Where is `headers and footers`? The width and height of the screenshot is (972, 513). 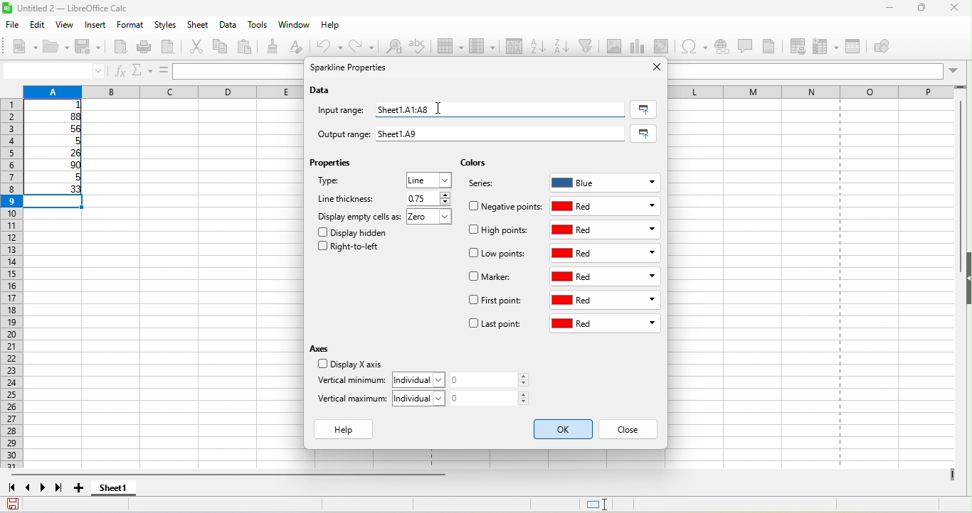
headers and footers is located at coordinates (773, 46).